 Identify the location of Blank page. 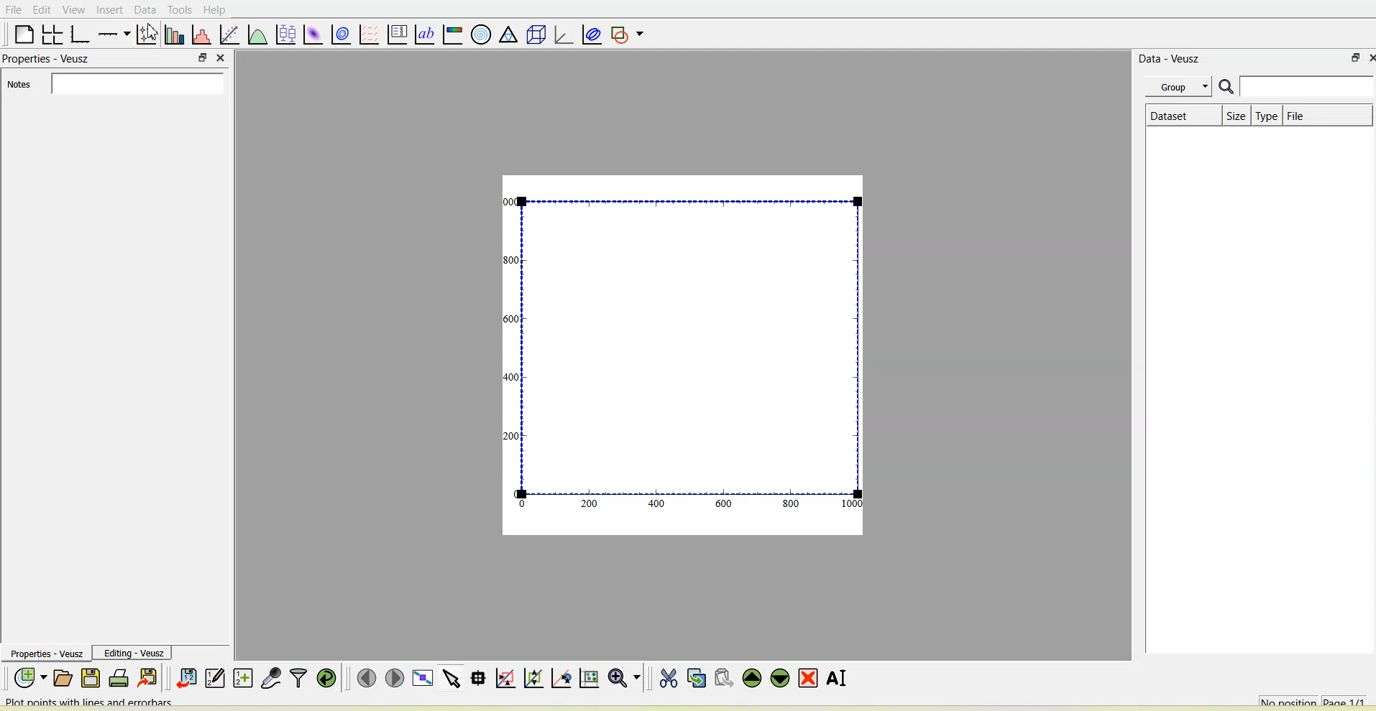
(24, 34).